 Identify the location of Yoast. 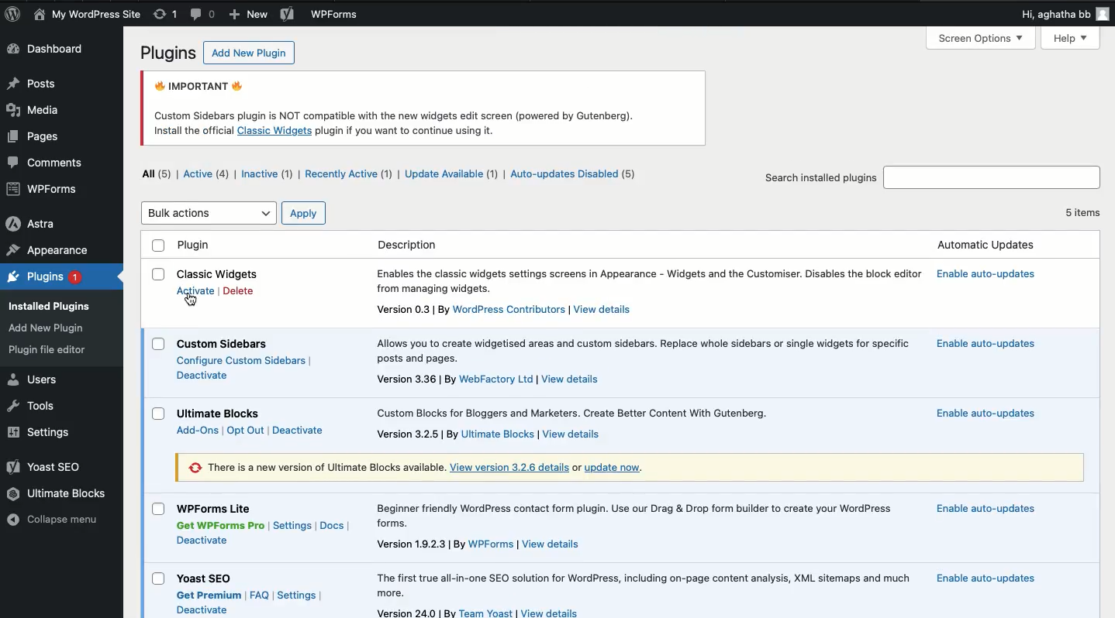
(288, 15).